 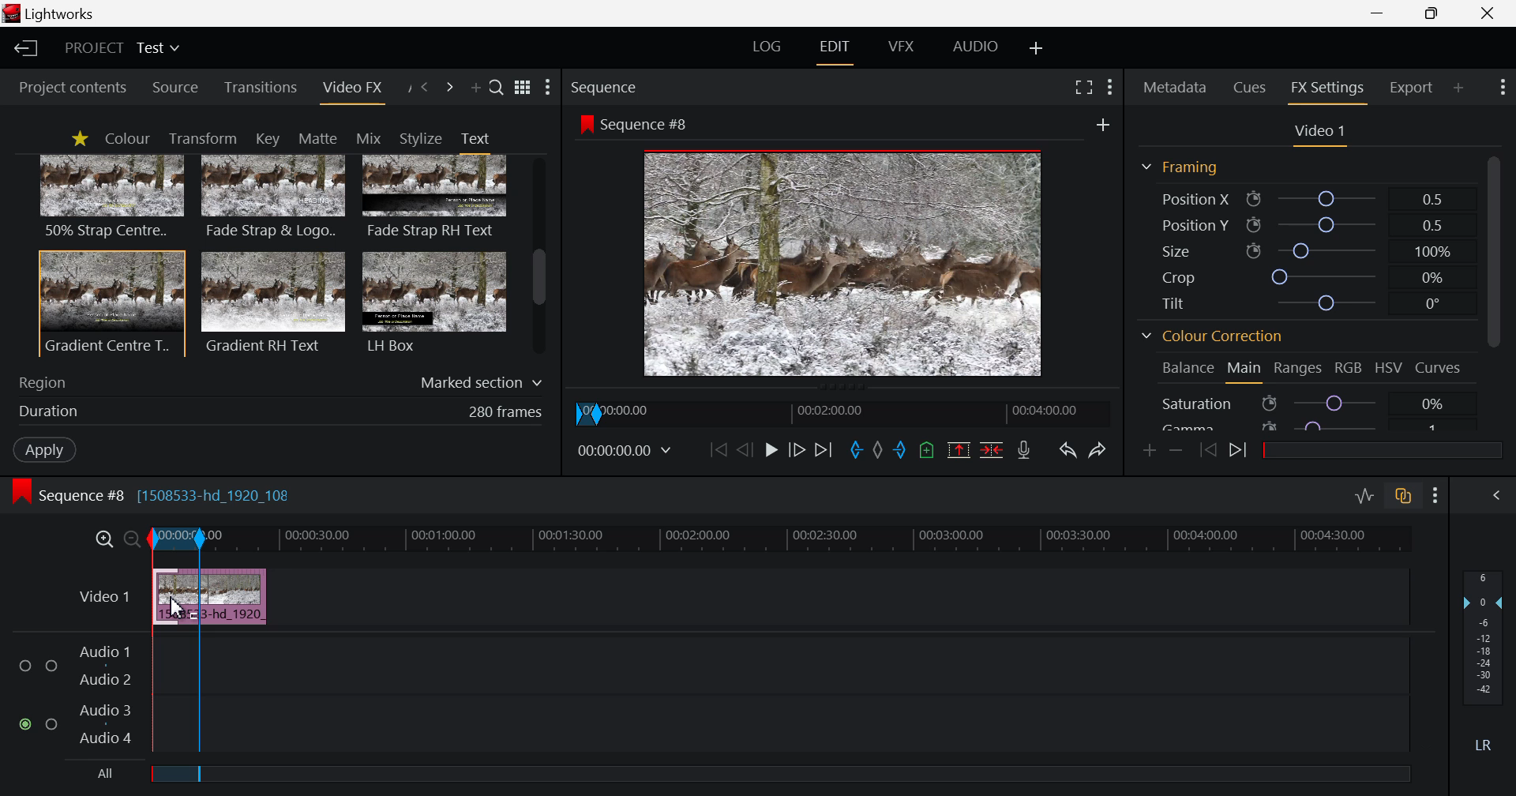 I want to click on audio 2, so click(x=107, y=681).